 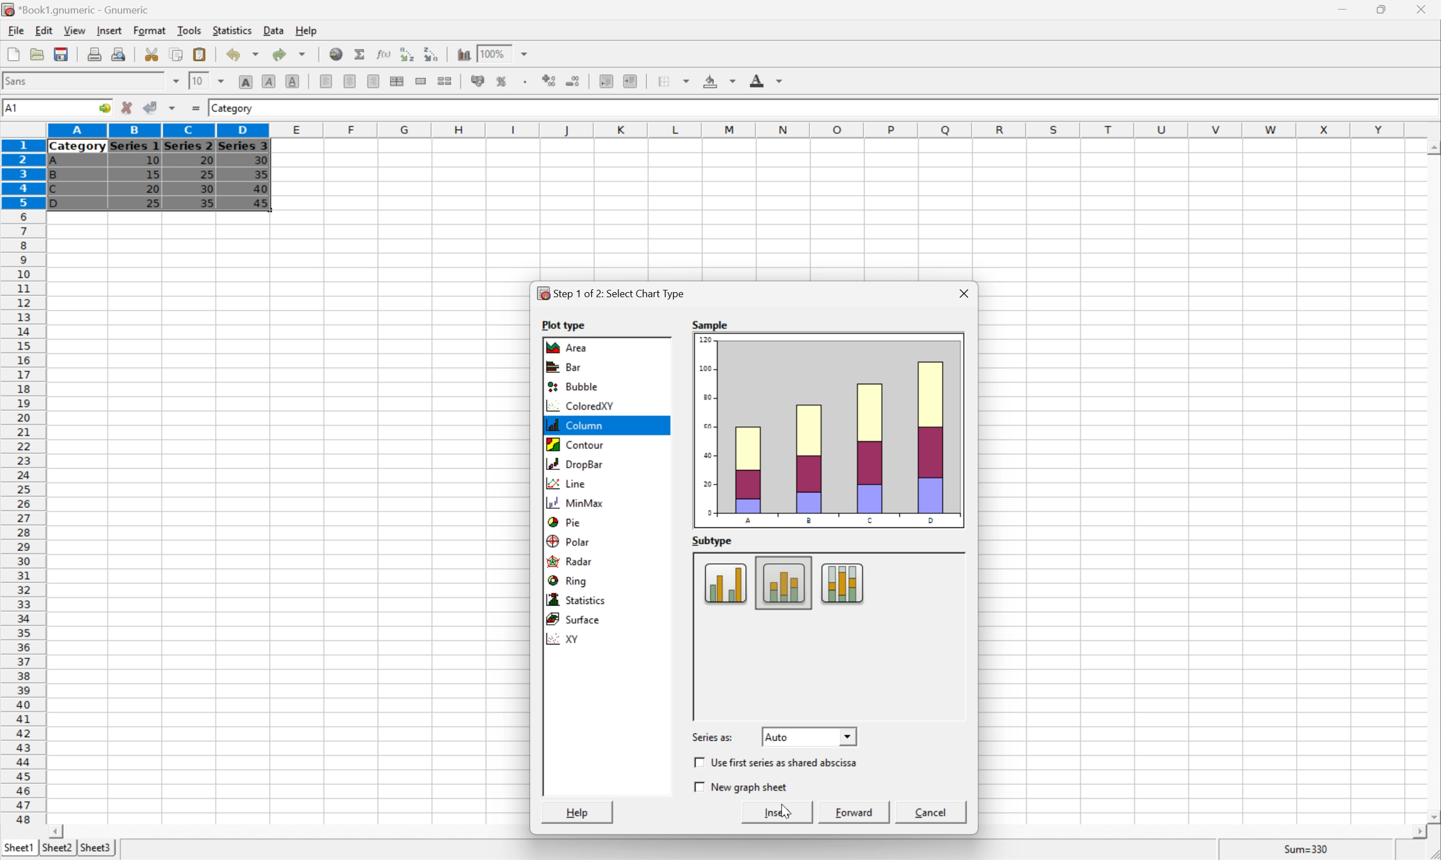 What do you see at coordinates (243, 52) in the screenshot?
I see `Undo` at bounding box center [243, 52].